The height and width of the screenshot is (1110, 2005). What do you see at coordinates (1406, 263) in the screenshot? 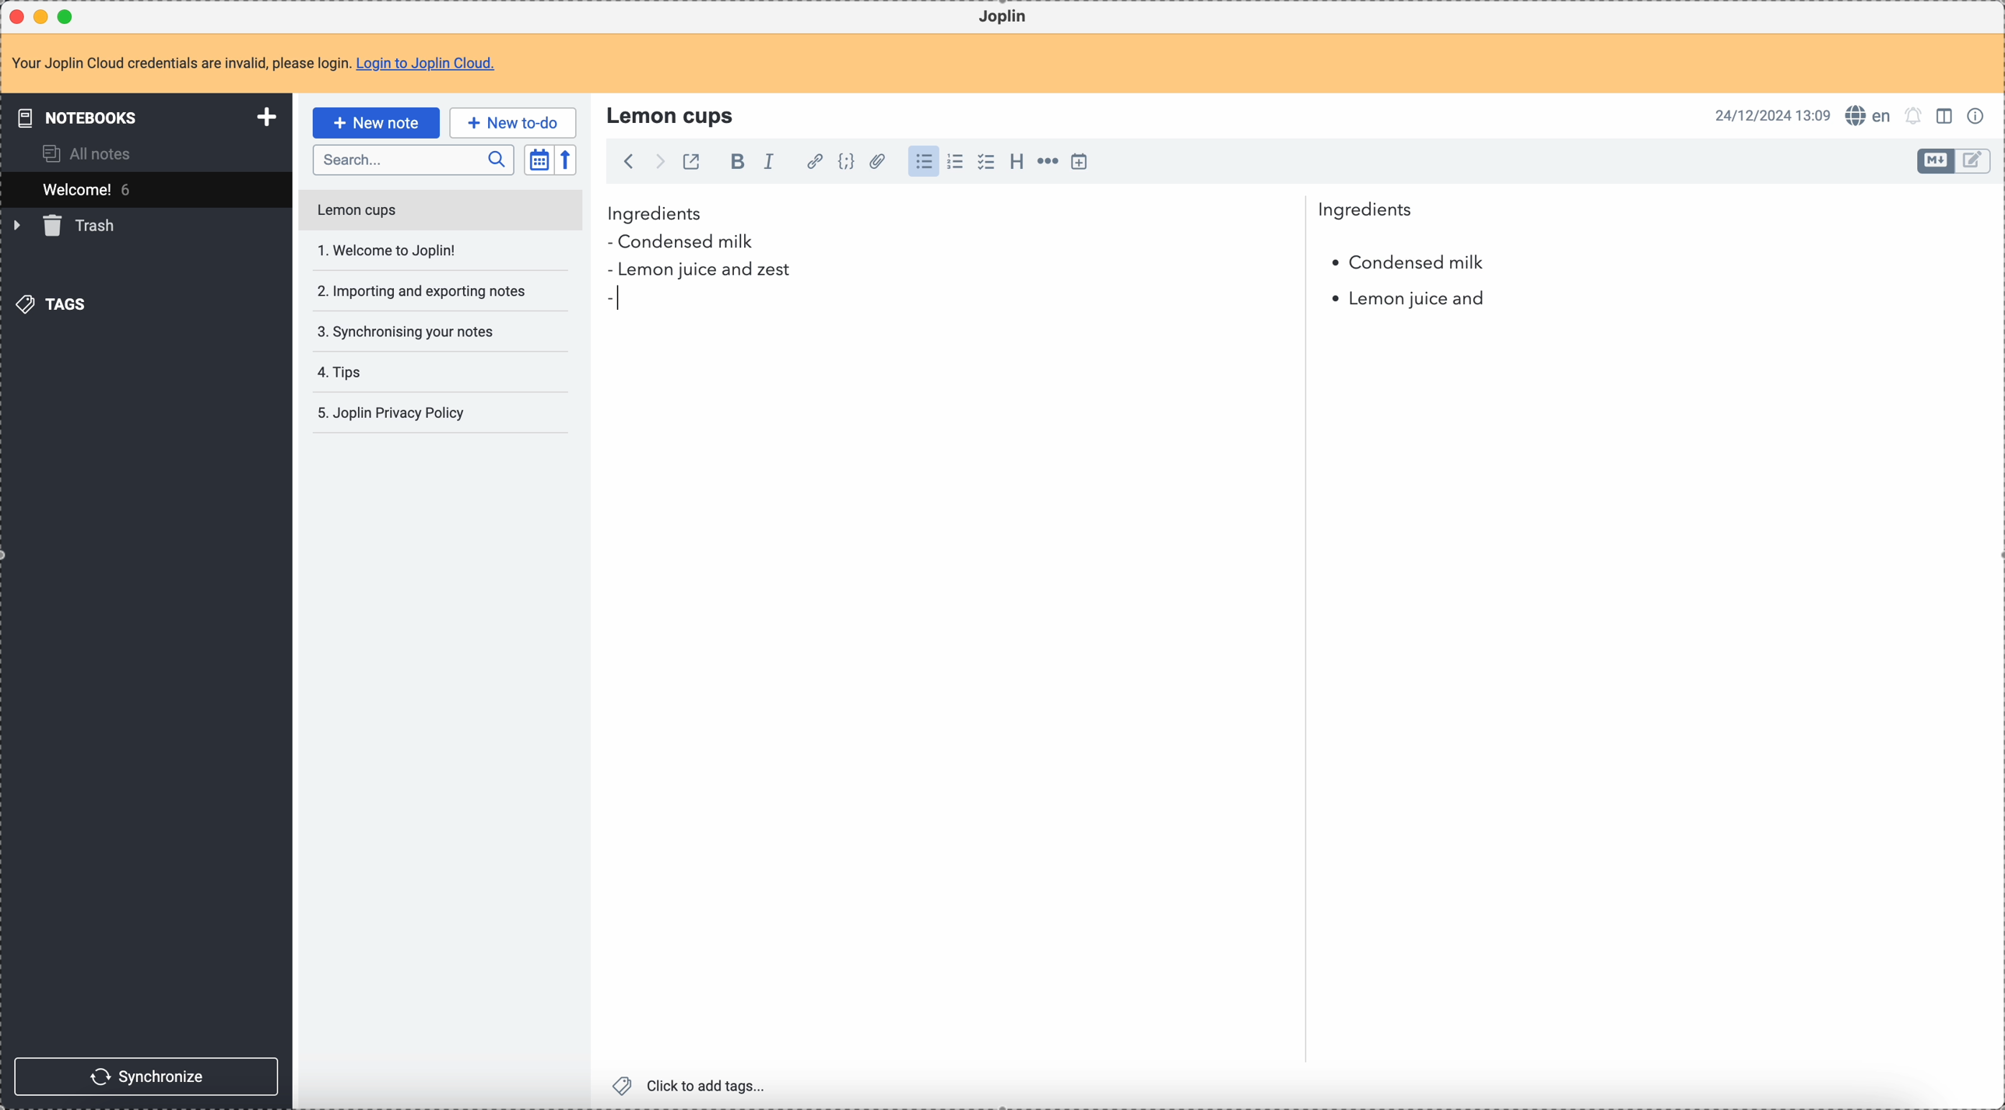
I see `condensed milk` at bounding box center [1406, 263].